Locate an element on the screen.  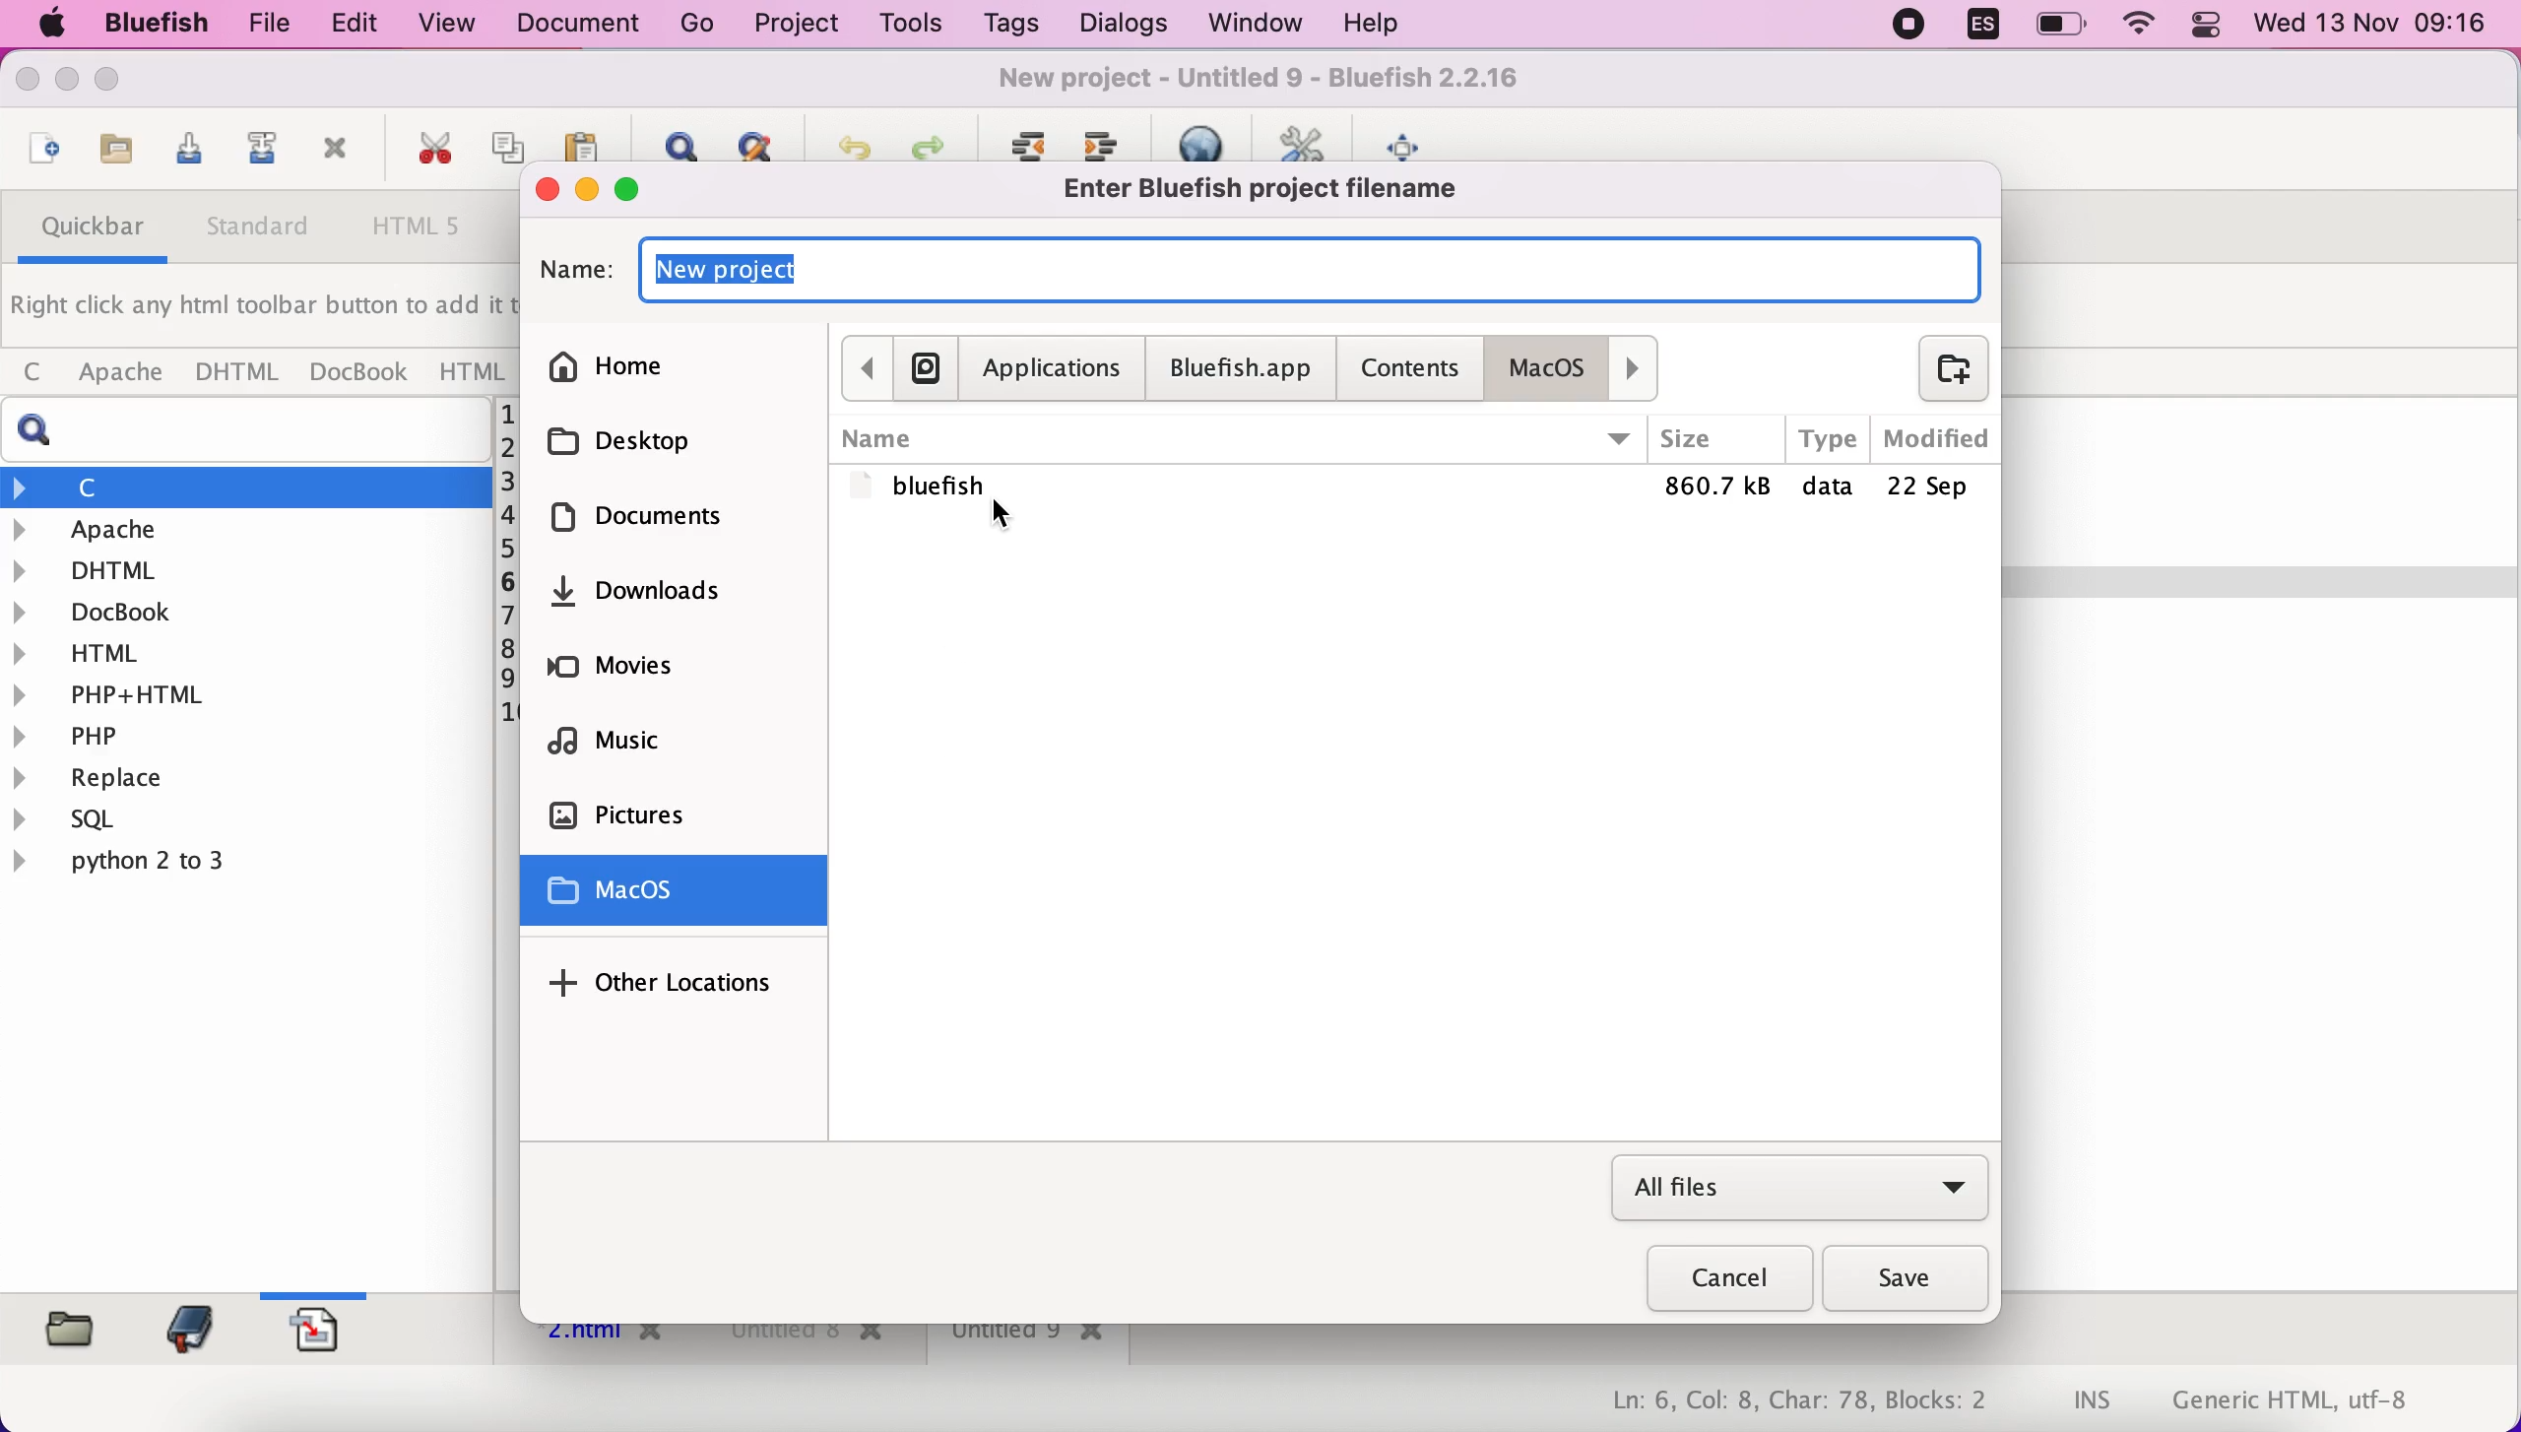
indent is located at coordinates (1108, 141).